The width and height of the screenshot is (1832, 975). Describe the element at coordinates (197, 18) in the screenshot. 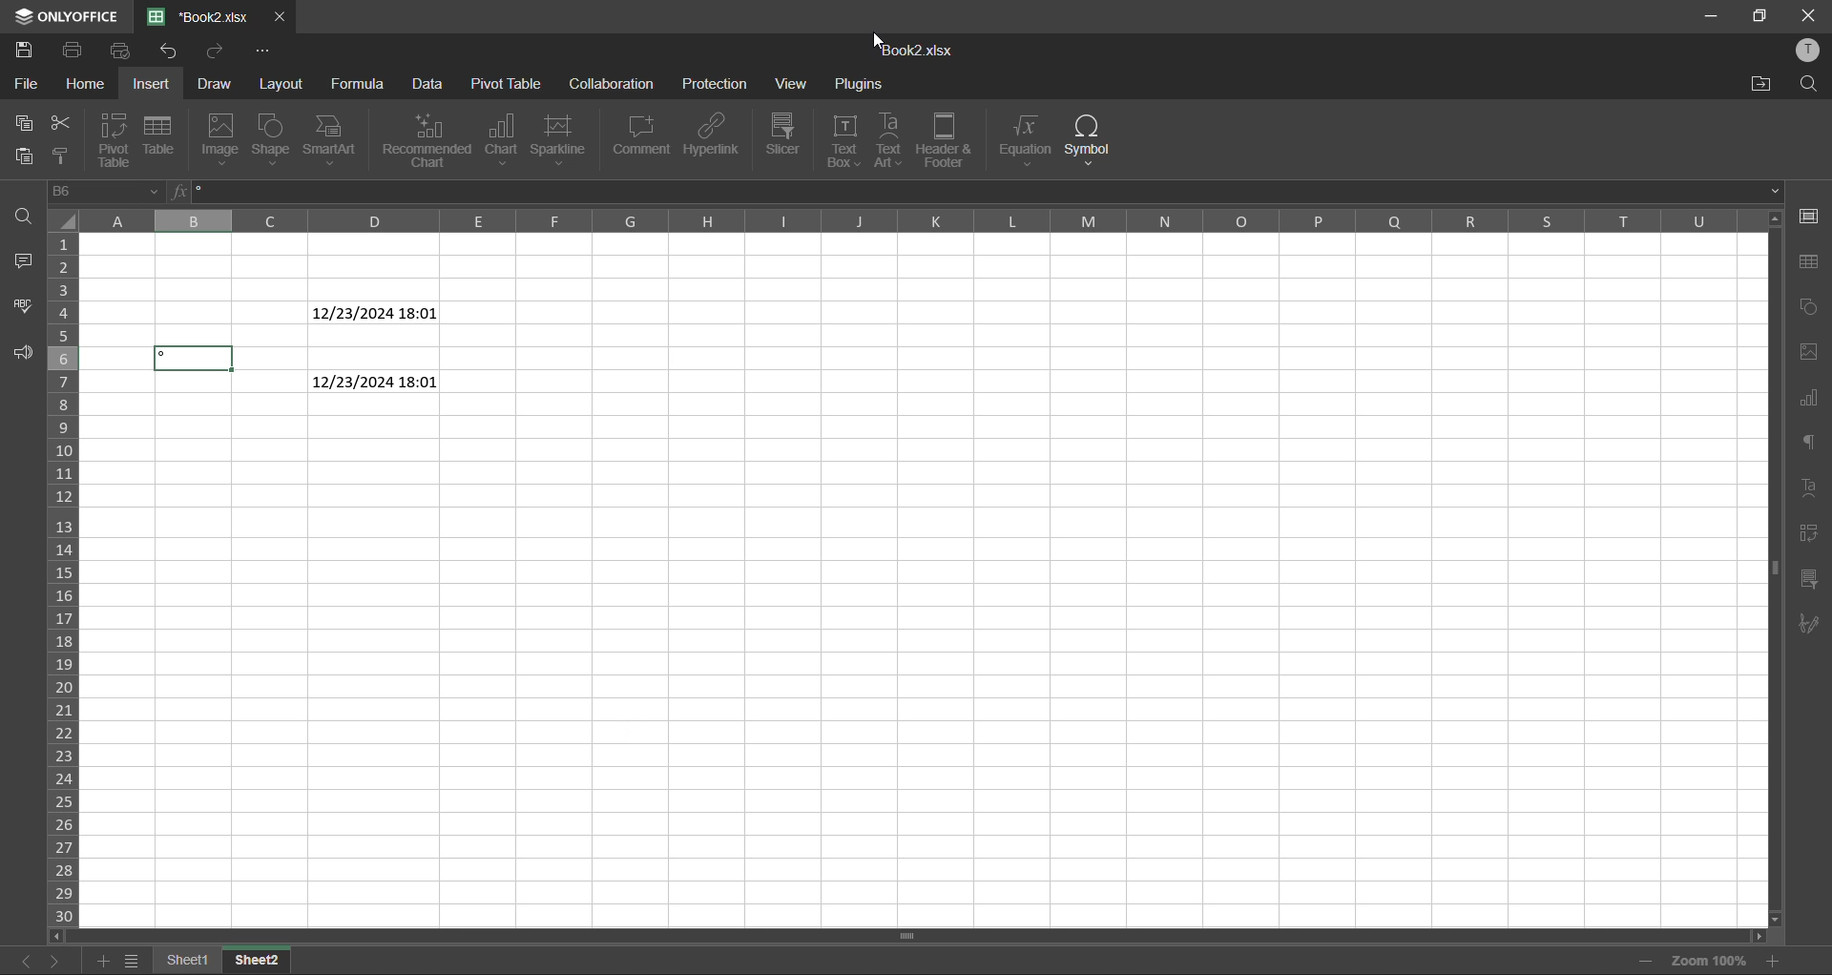

I see `book2.xlsx` at that location.